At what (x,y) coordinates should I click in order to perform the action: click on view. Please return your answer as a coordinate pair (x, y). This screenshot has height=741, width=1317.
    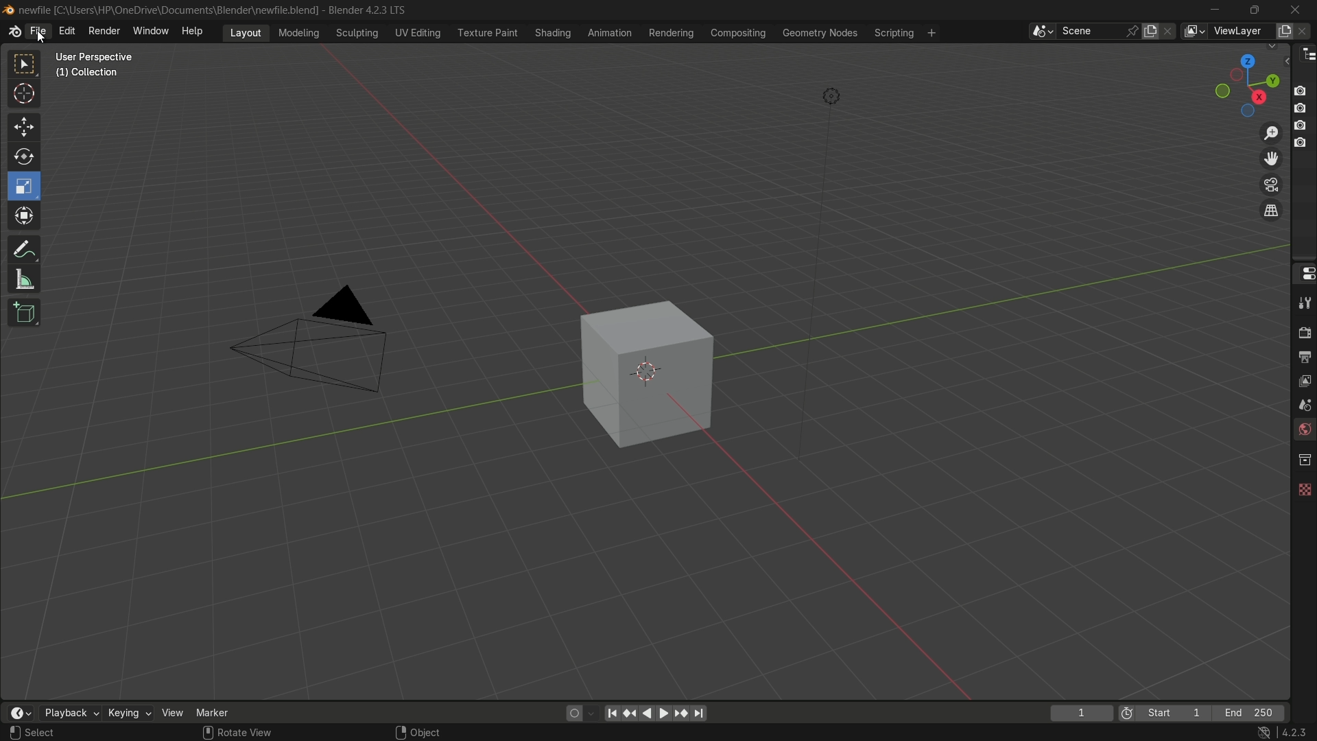
    Looking at the image, I should click on (173, 712).